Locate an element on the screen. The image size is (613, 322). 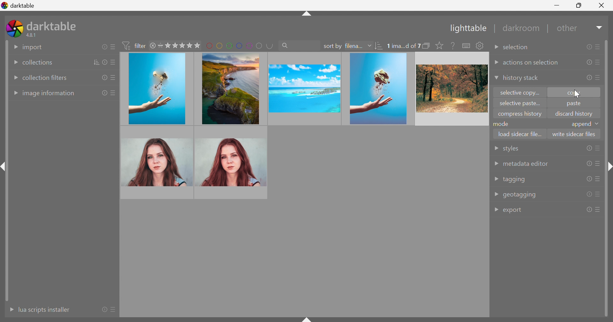
click to change the size of overlays on thumbnails is located at coordinates (438, 46).